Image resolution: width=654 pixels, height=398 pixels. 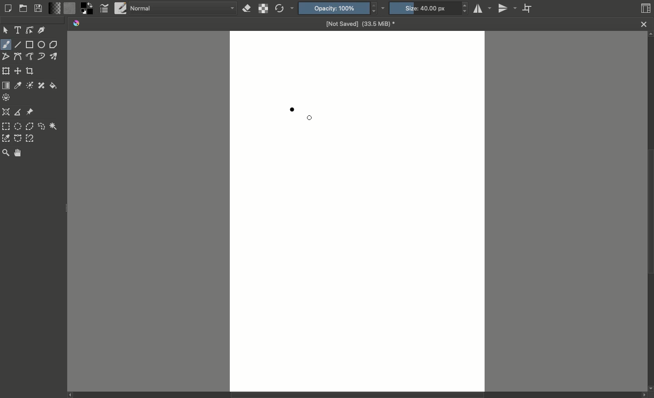 What do you see at coordinates (263, 9) in the screenshot?
I see `Preserve alpha` at bounding box center [263, 9].